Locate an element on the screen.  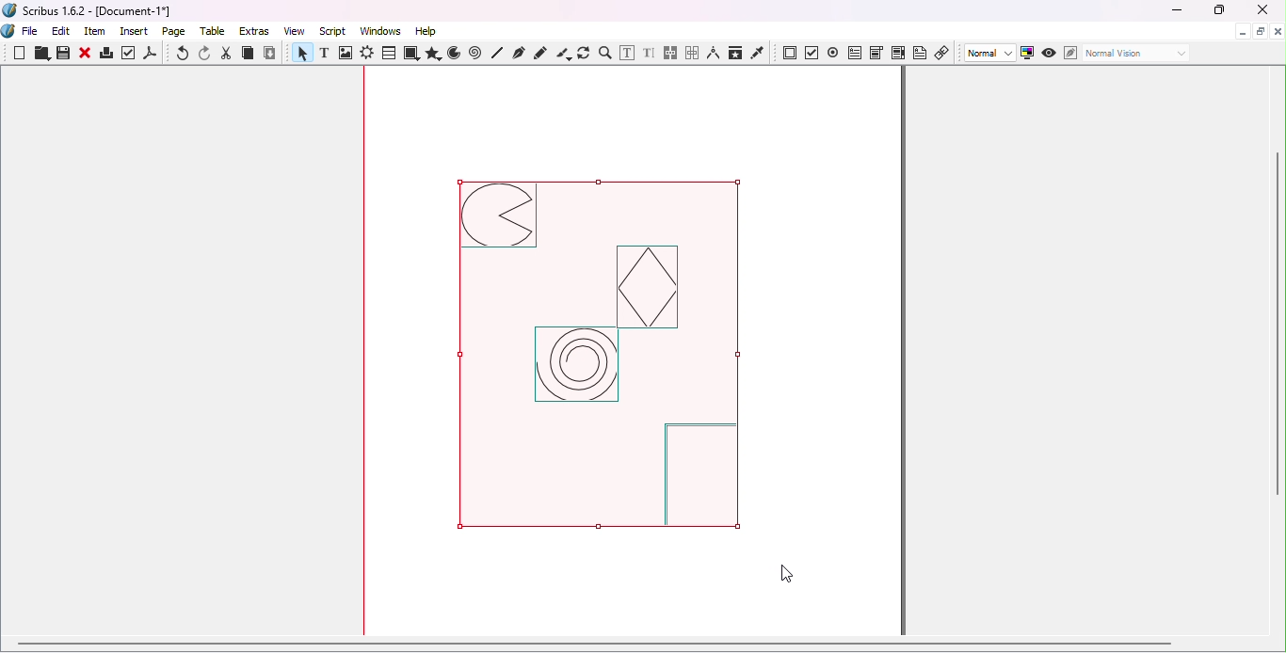
Item is located at coordinates (96, 32).